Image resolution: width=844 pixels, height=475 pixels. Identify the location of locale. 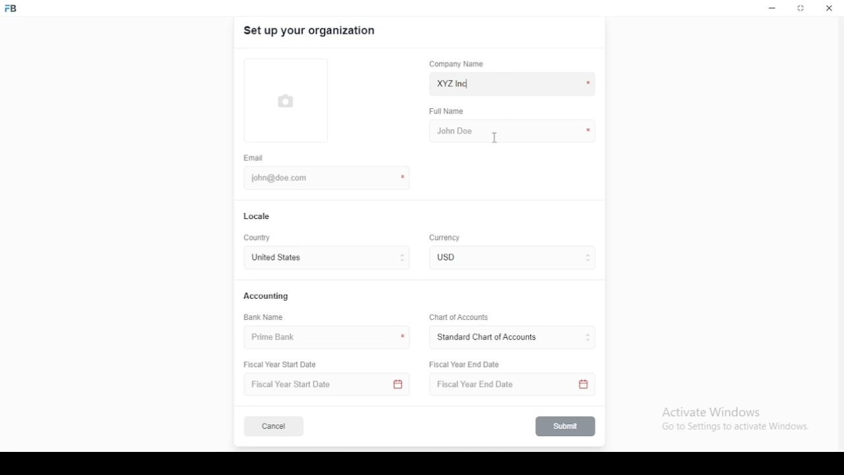
(258, 216).